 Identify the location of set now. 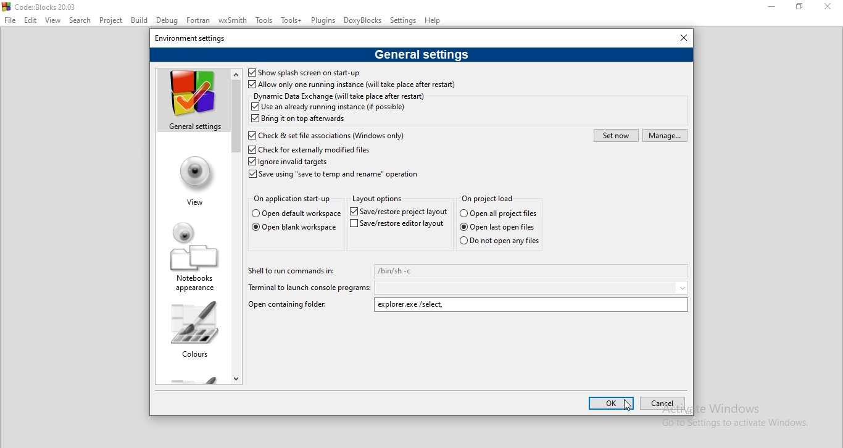
(615, 135).